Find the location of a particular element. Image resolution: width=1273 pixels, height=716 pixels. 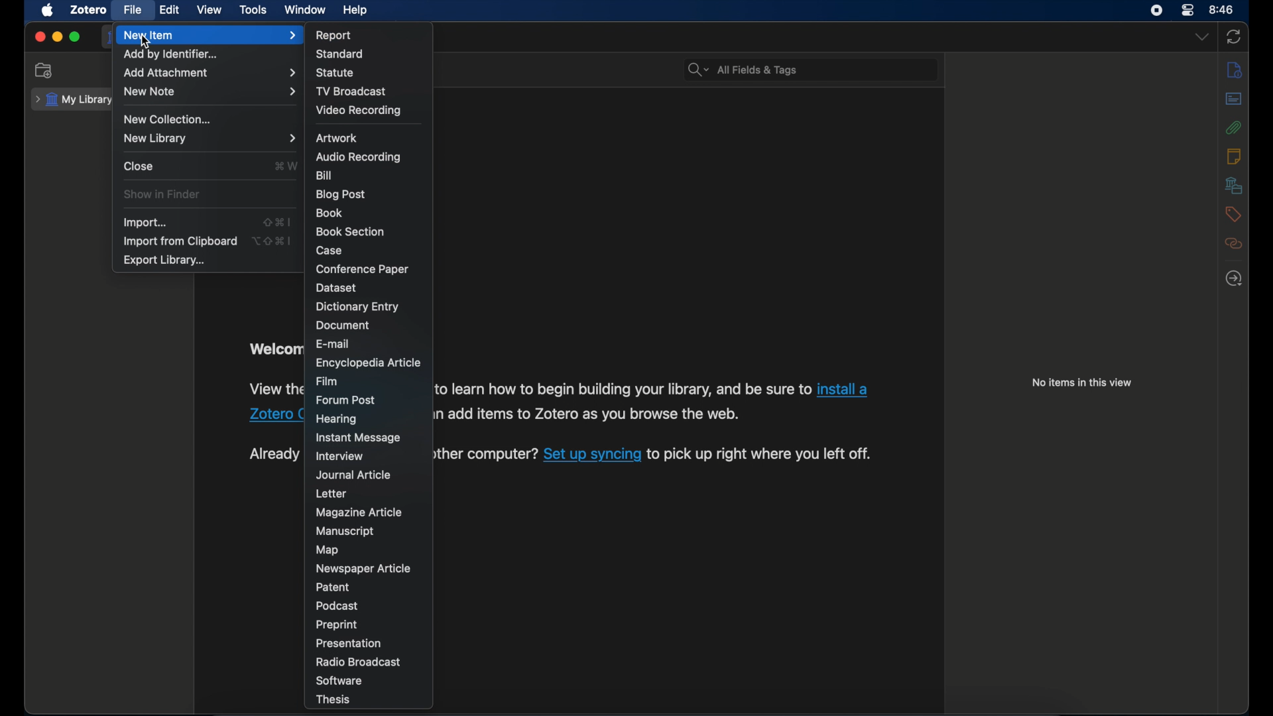

Zotero connector link is located at coordinates (274, 415).